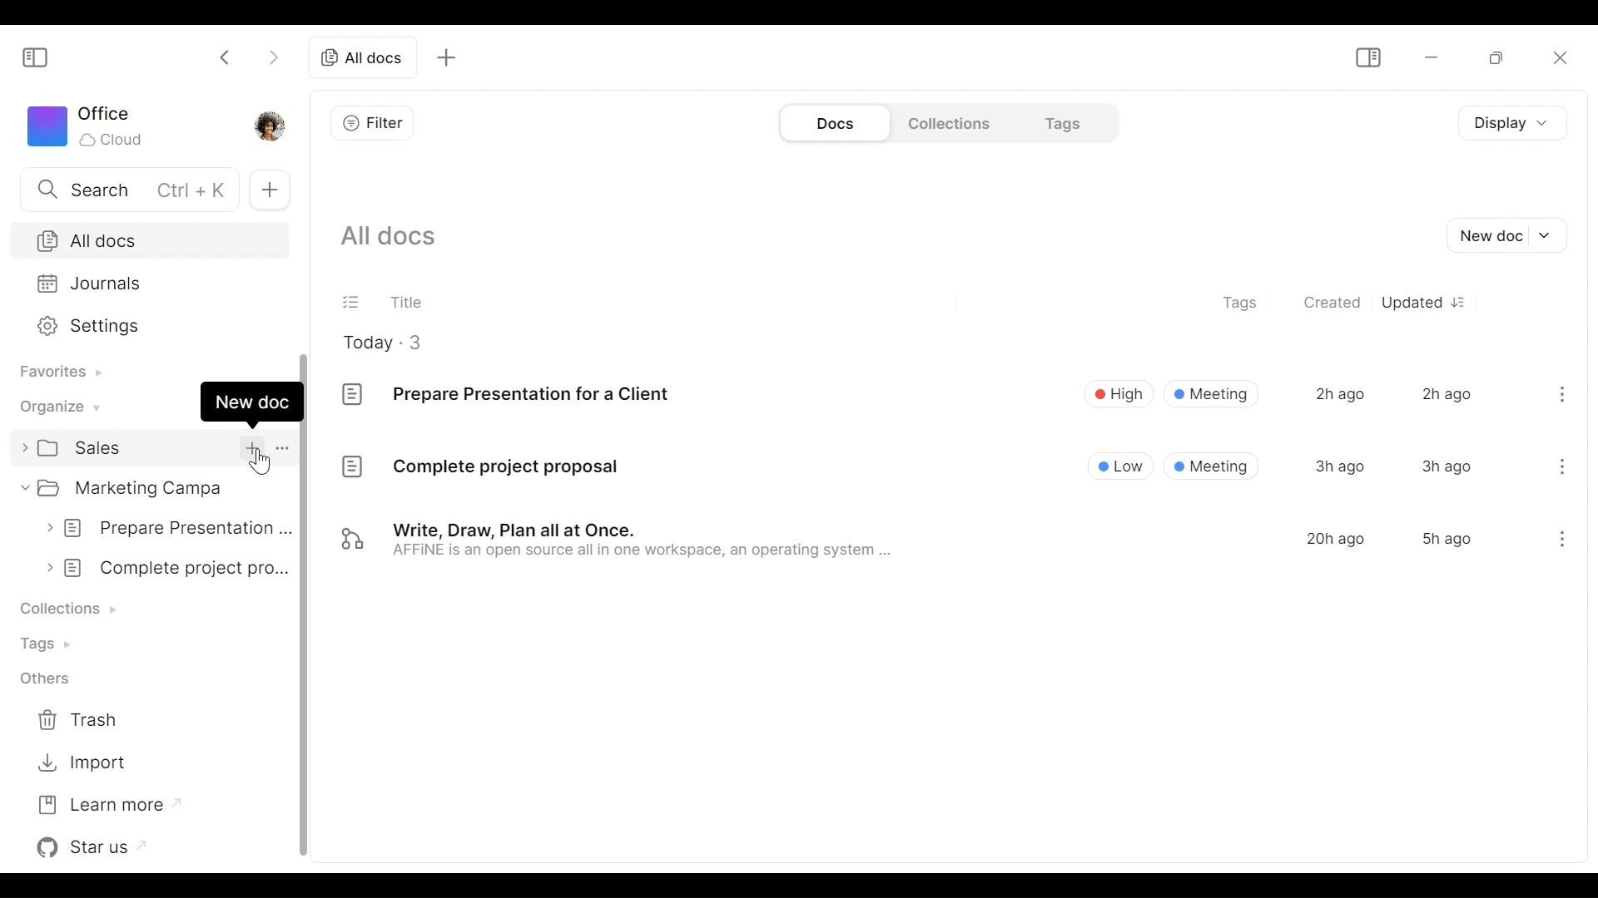 This screenshot has height=898, width=1598. I want to click on cursor pointer, so click(256, 461).